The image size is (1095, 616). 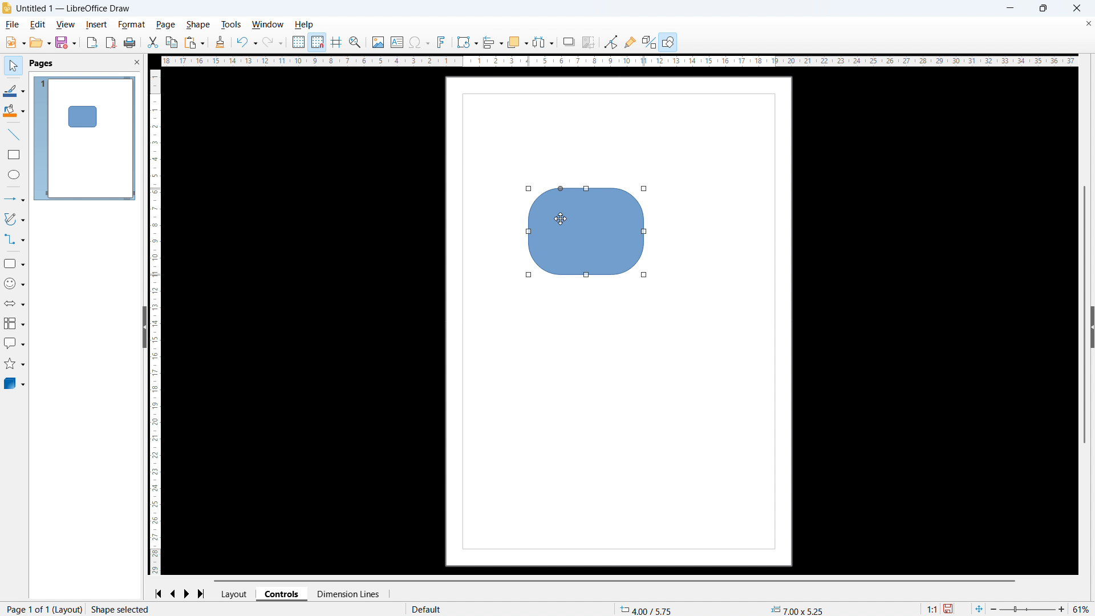 What do you see at coordinates (588, 43) in the screenshot?
I see `crop image` at bounding box center [588, 43].